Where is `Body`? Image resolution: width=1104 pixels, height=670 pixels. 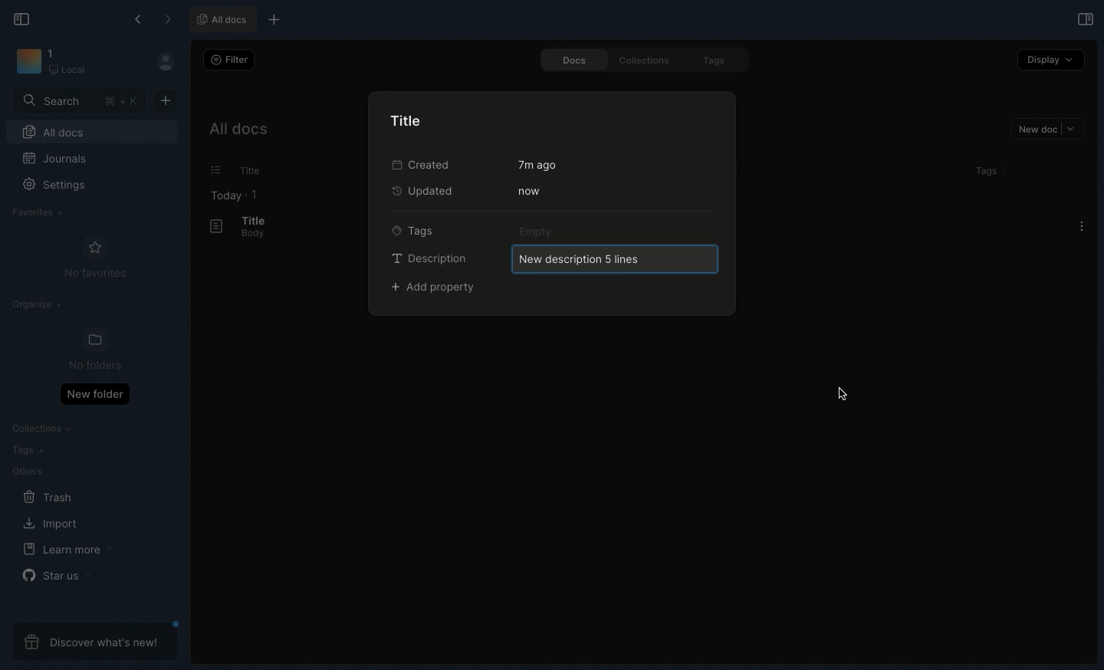 Body is located at coordinates (248, 235).